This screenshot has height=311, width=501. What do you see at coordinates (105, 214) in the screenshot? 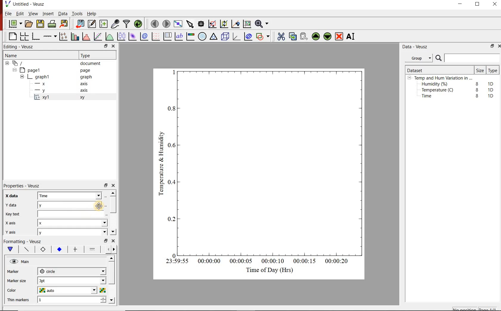
I see `edit text` at bounding box center [105, 214].